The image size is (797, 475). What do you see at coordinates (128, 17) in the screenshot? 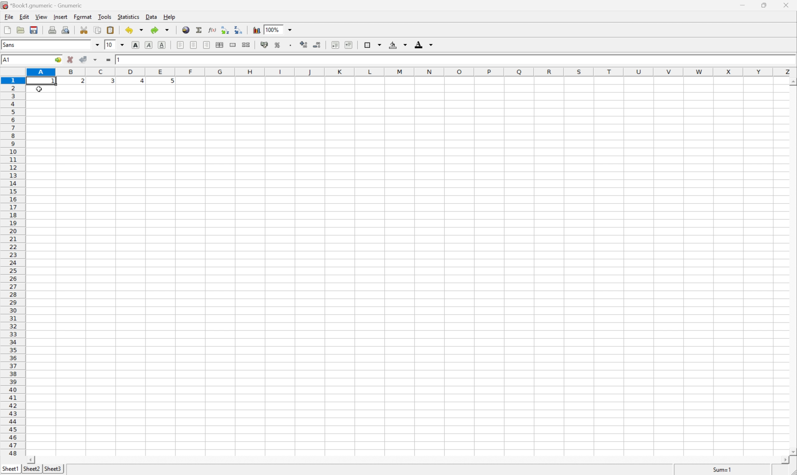
I see `statistics` at bounding box center [128, 17].